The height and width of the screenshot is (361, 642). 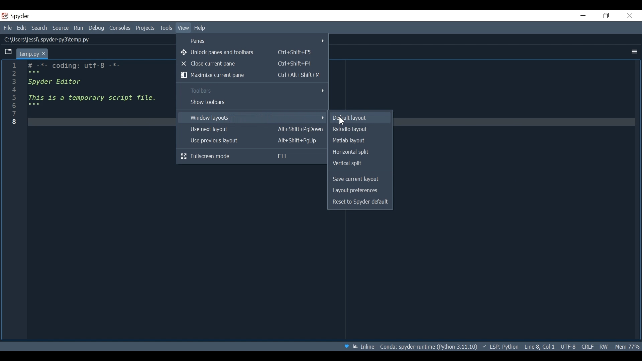 What do you see at coordinates (50, 39) in the screenshot?
I see `L.\USers\jessi\.spyaer-pys\temp.py` at bounding box center [50, 39].